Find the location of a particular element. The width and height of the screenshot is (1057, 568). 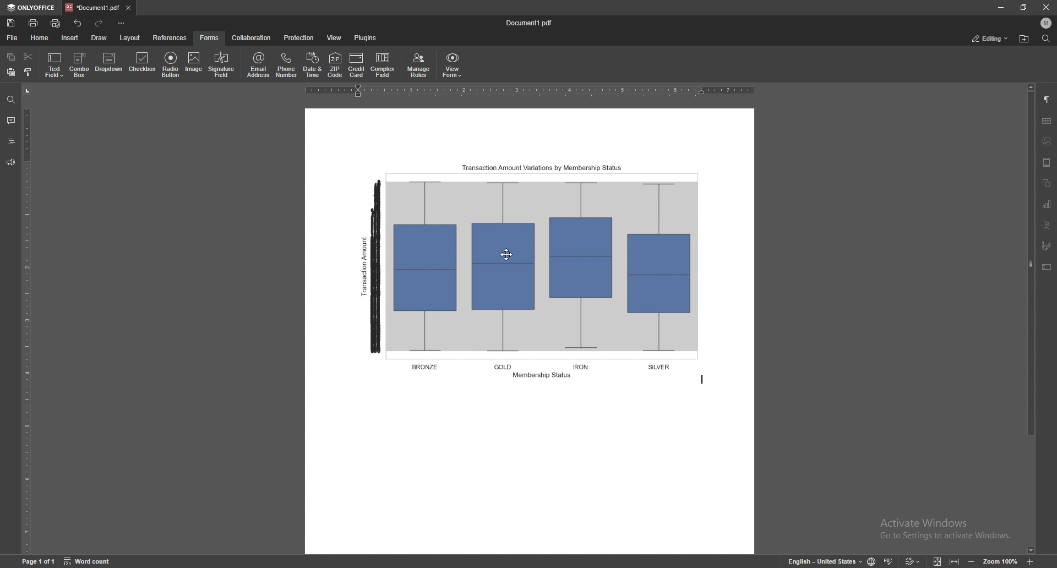

file name is located at coordinates (529, 23).